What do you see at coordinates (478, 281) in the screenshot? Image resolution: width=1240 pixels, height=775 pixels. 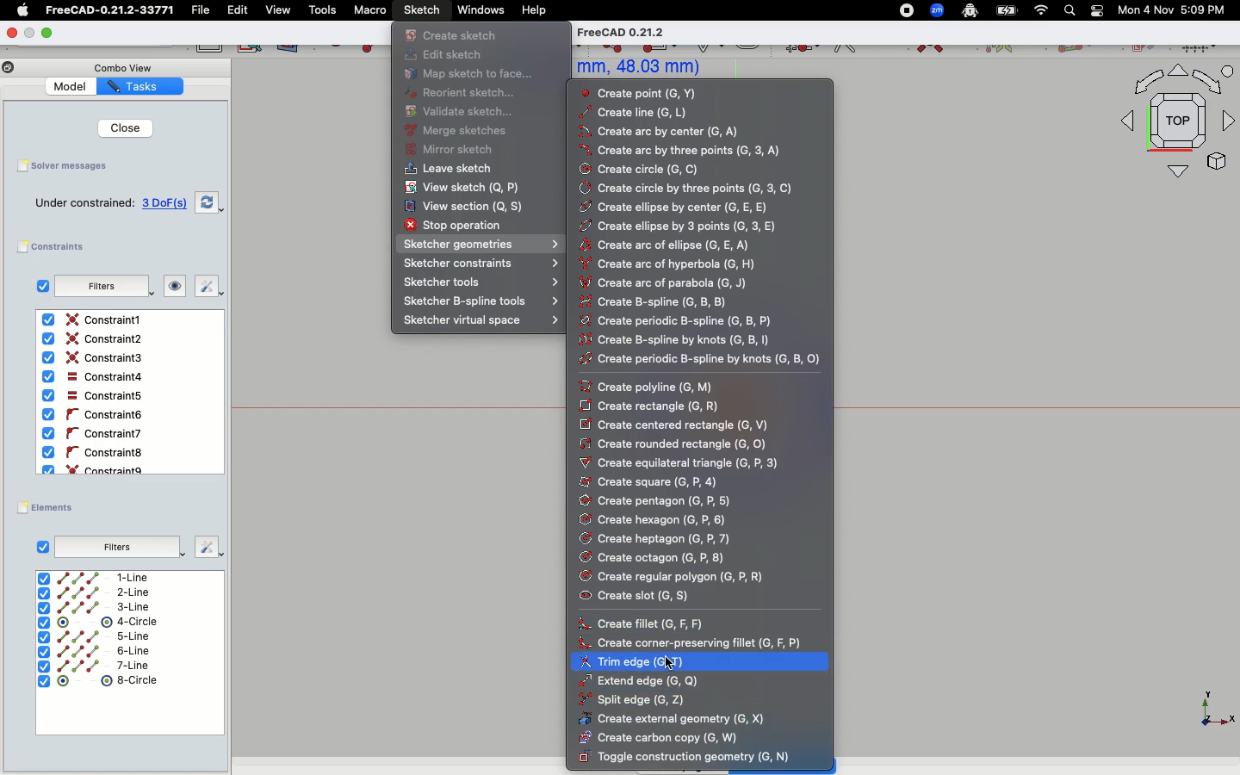 I see `Sketcher tools` at bounding box center [478, 281].